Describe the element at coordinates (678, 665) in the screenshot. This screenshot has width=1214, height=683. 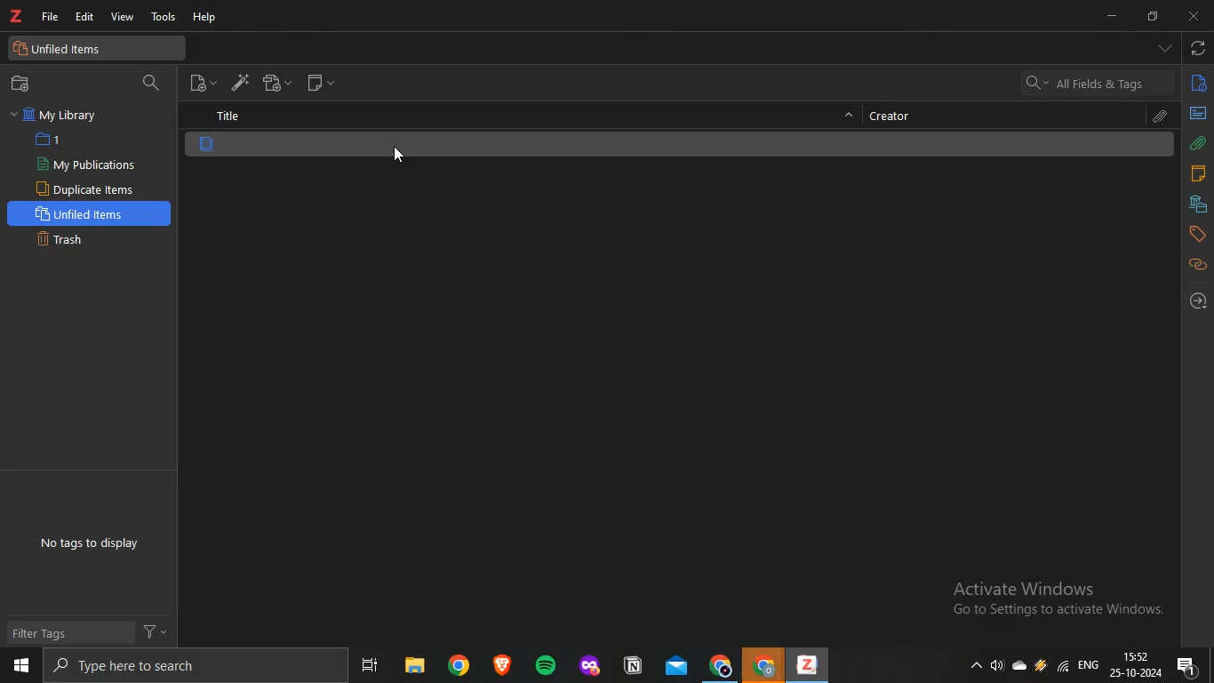
I see `mail` at that location.